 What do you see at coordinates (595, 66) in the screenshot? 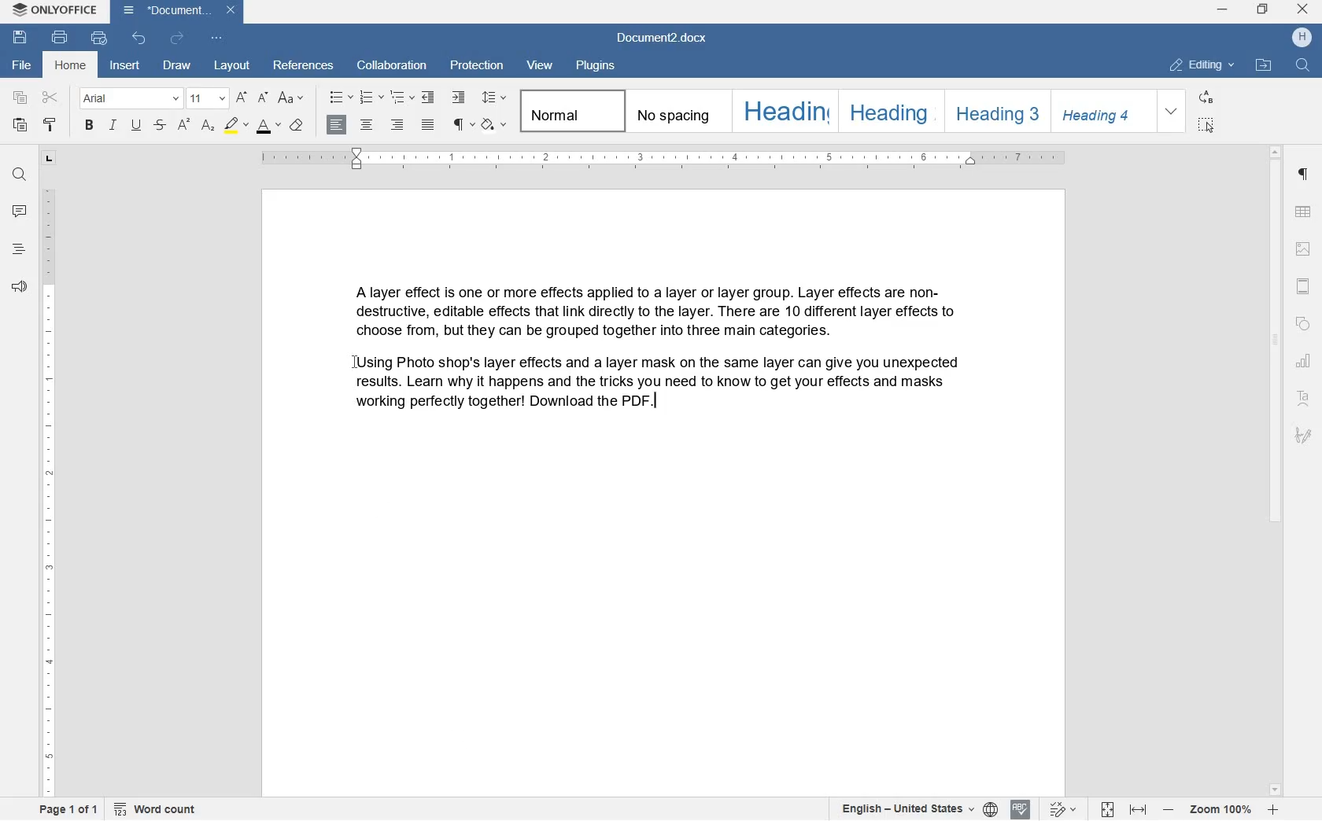
I see `PLUGINS` at bounding box center [595, 66].